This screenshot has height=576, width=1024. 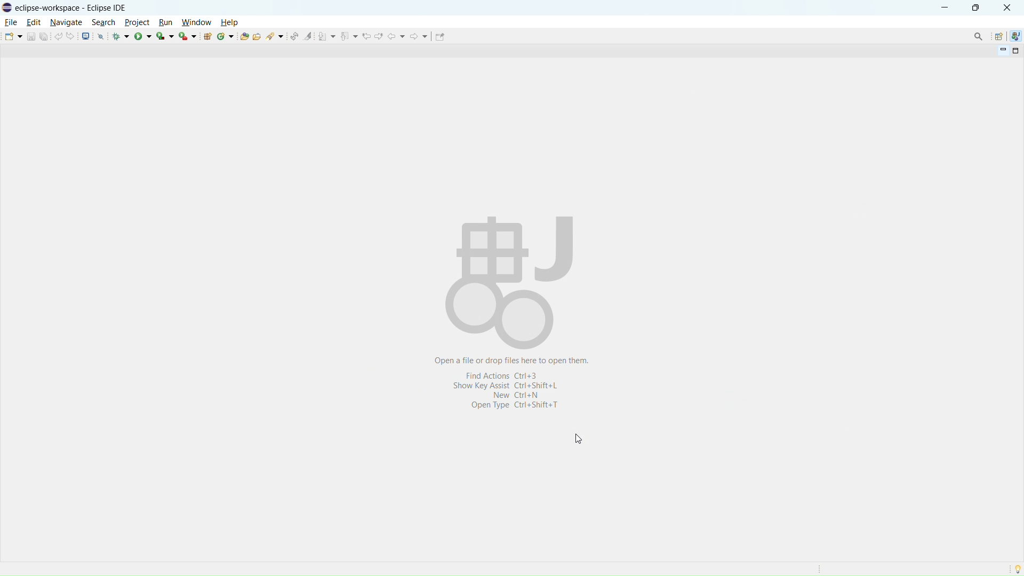 I want to click on open task, so click(x=257, y=35).